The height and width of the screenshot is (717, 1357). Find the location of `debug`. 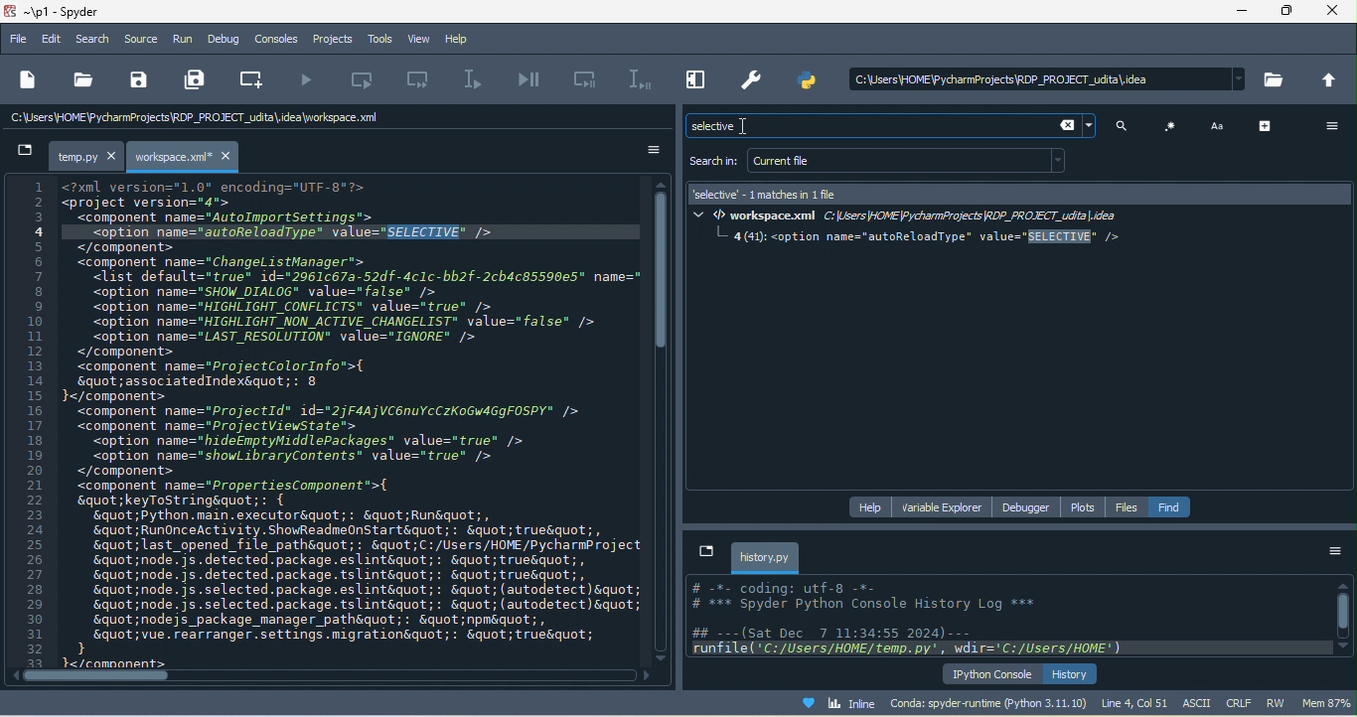

debug is located at coordinates (225, 39).